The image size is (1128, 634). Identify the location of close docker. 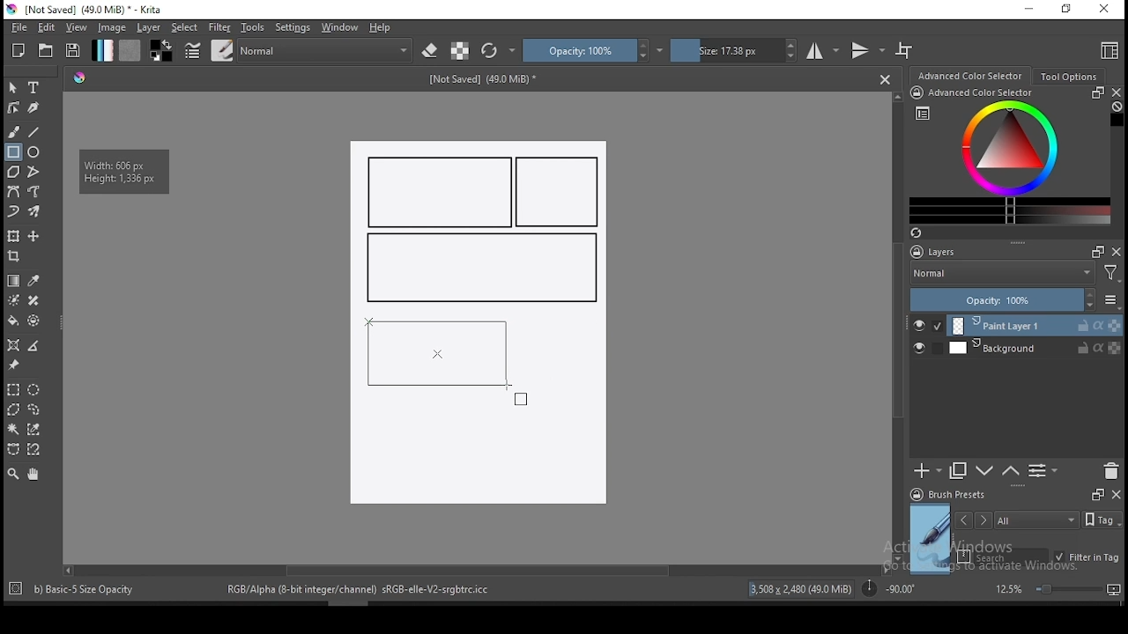
(1117, 251).